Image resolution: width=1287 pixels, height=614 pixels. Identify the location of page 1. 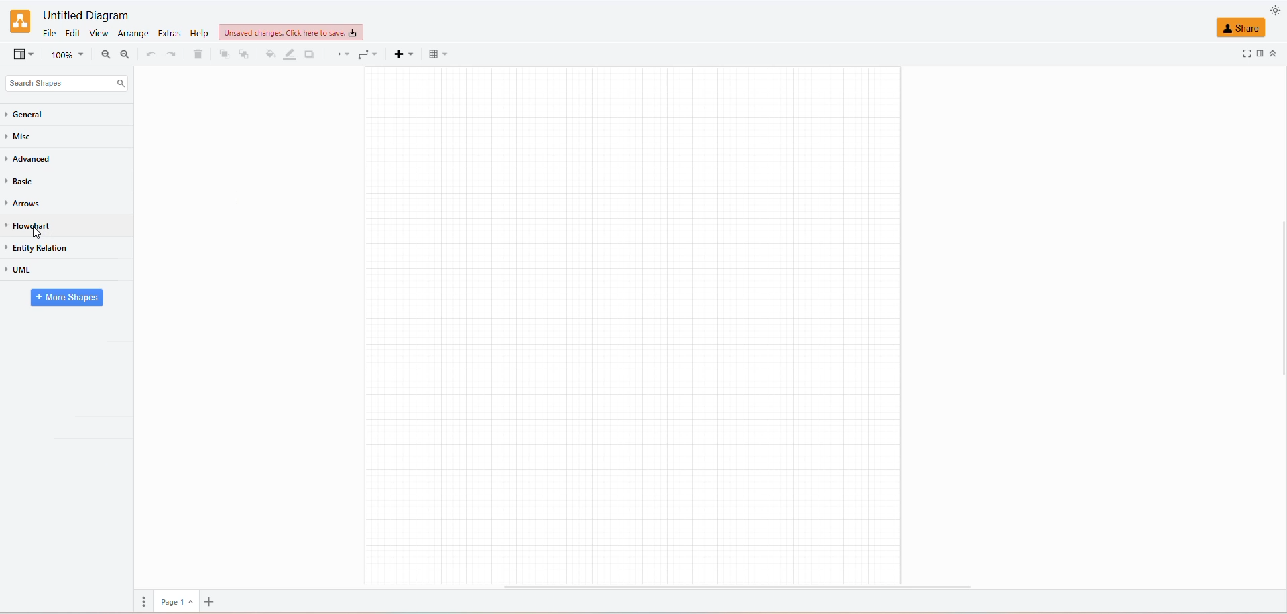
(173, 600).